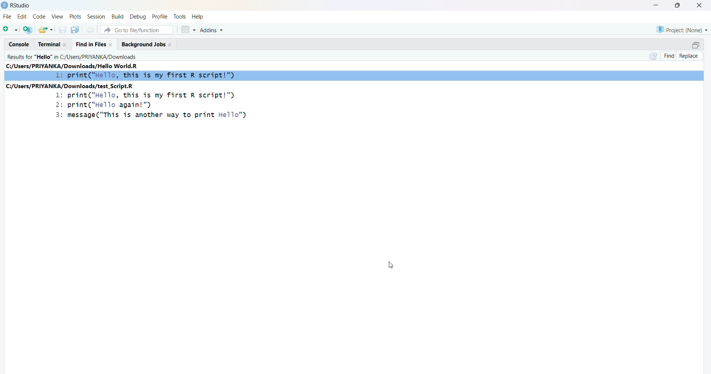 The image size is (711, 374). I want to click on Find in Files, so click(91, 45).